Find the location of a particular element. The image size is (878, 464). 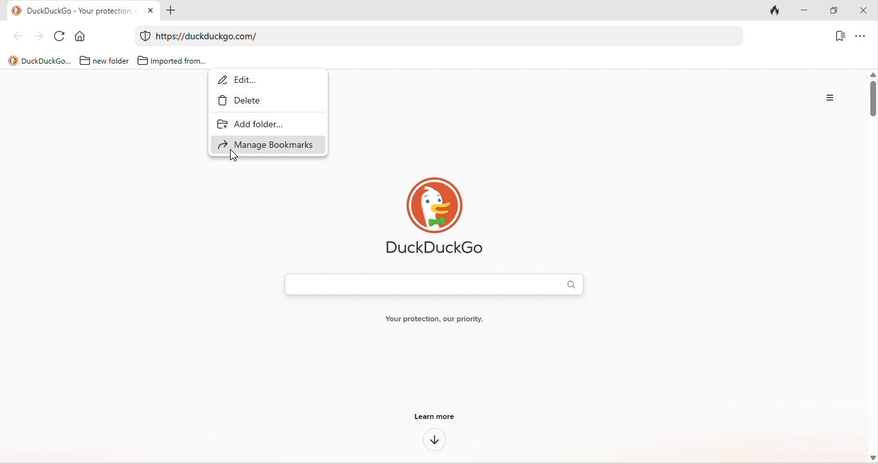

cursor movement is located at coordinates (237, 156).